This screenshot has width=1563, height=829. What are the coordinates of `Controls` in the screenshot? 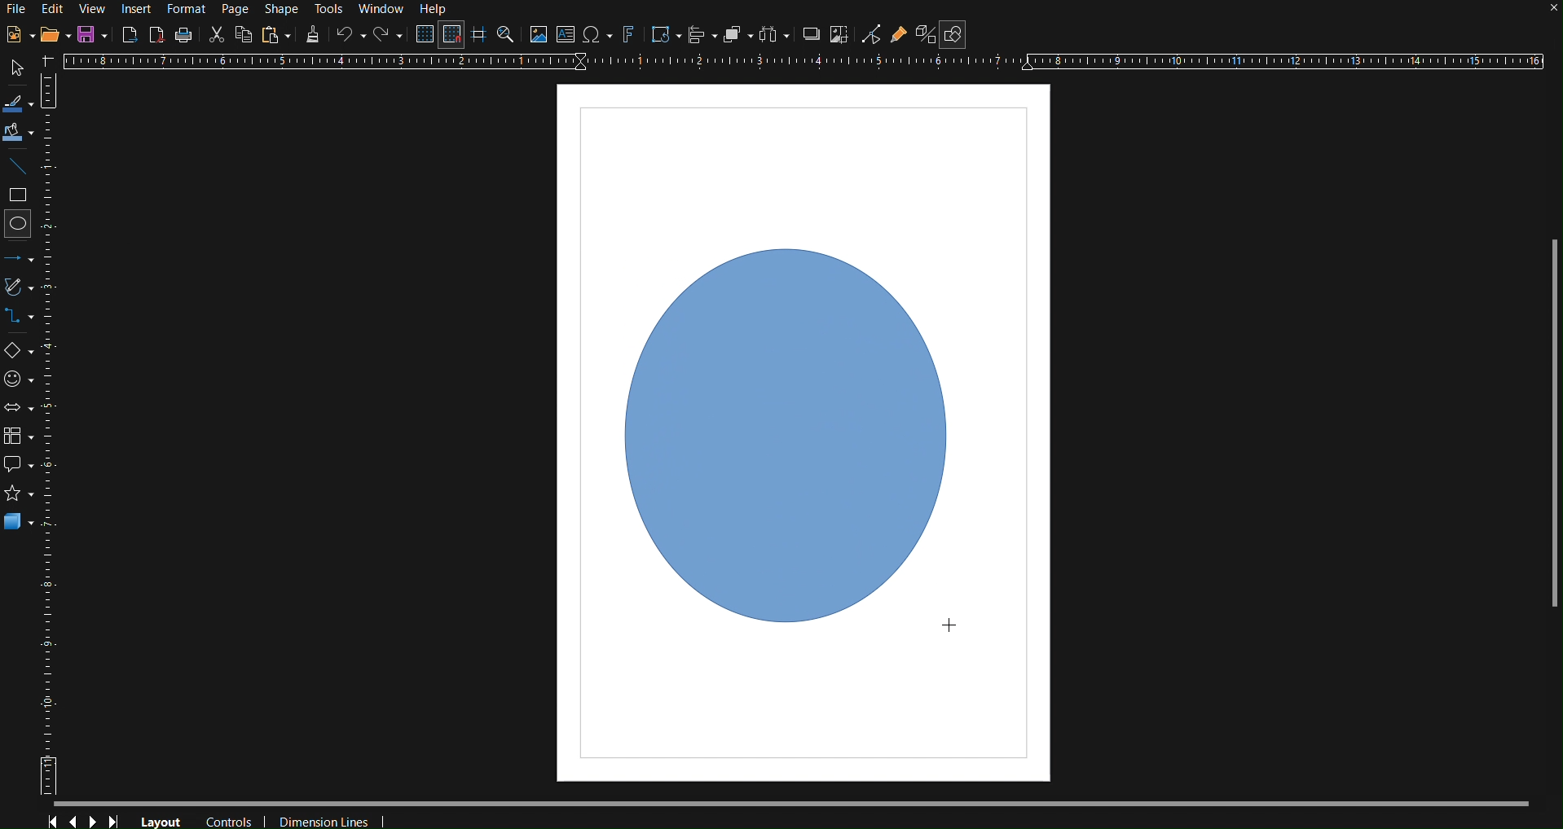 It's located at (85, 818).